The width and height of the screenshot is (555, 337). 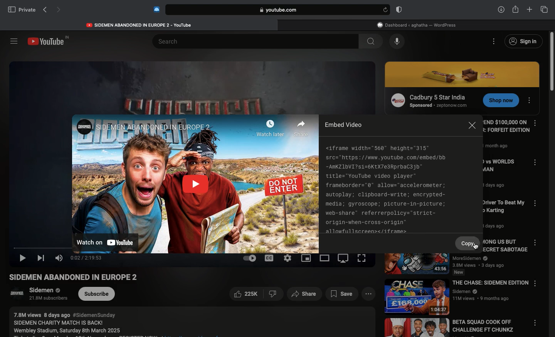 I want to click on Full screen, so click(x=362, y=258).